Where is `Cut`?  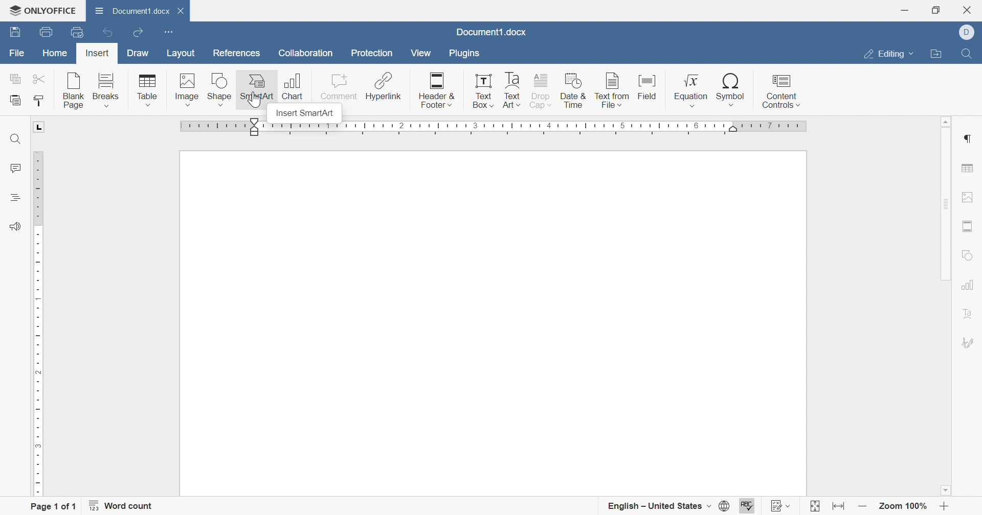
Cut is located at coordinates (41, 79).